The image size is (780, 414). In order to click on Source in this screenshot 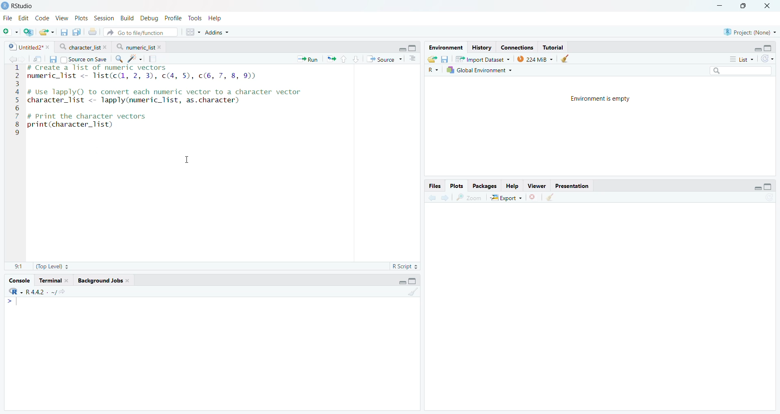, I will do `click(383, 59)`.